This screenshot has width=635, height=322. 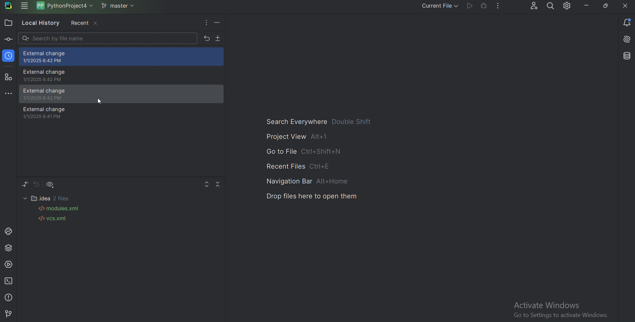 What do you see at coordinates (36, 184) in the screenshot?
I see `Revert selection` at bounding box center [36, 184].